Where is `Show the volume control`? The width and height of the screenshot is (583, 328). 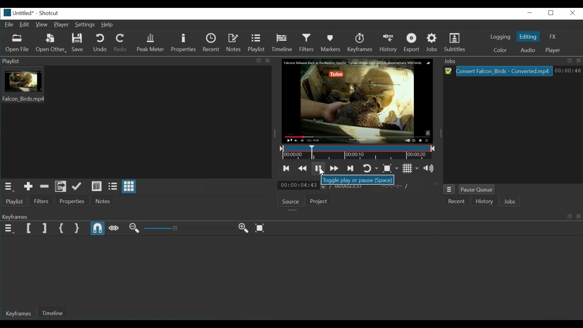
Show the volume control is located at coordinates (429, 168).